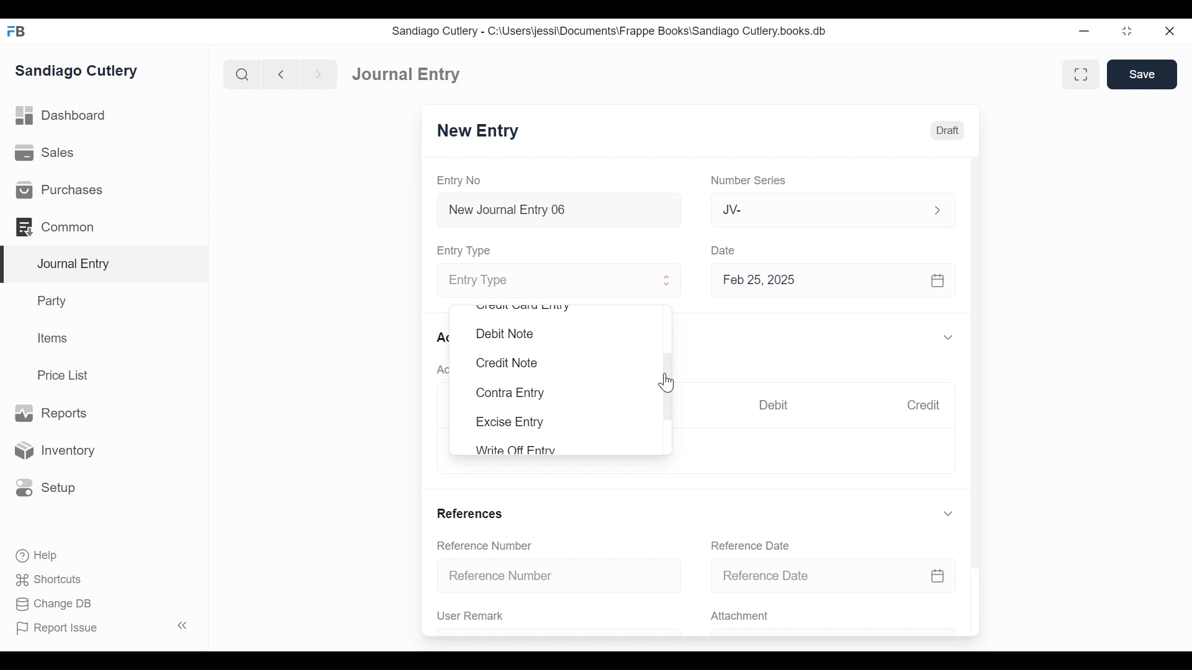  I want to click on Navigate back, so click(281, 76).